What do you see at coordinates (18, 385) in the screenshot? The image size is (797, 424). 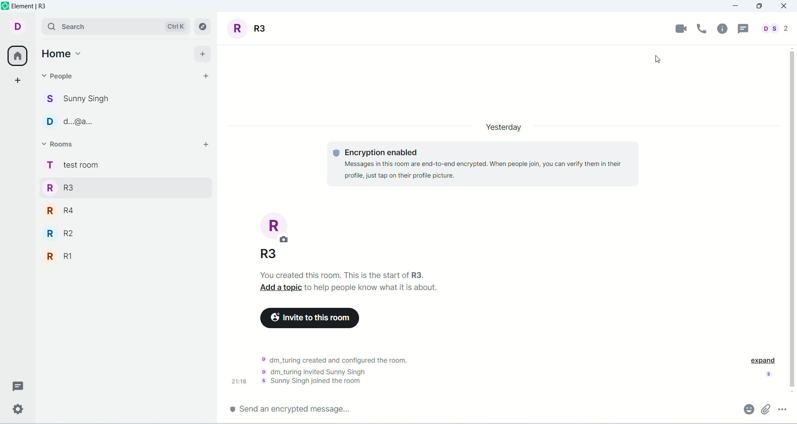 I see `threads` at bounding box center [18, 385].